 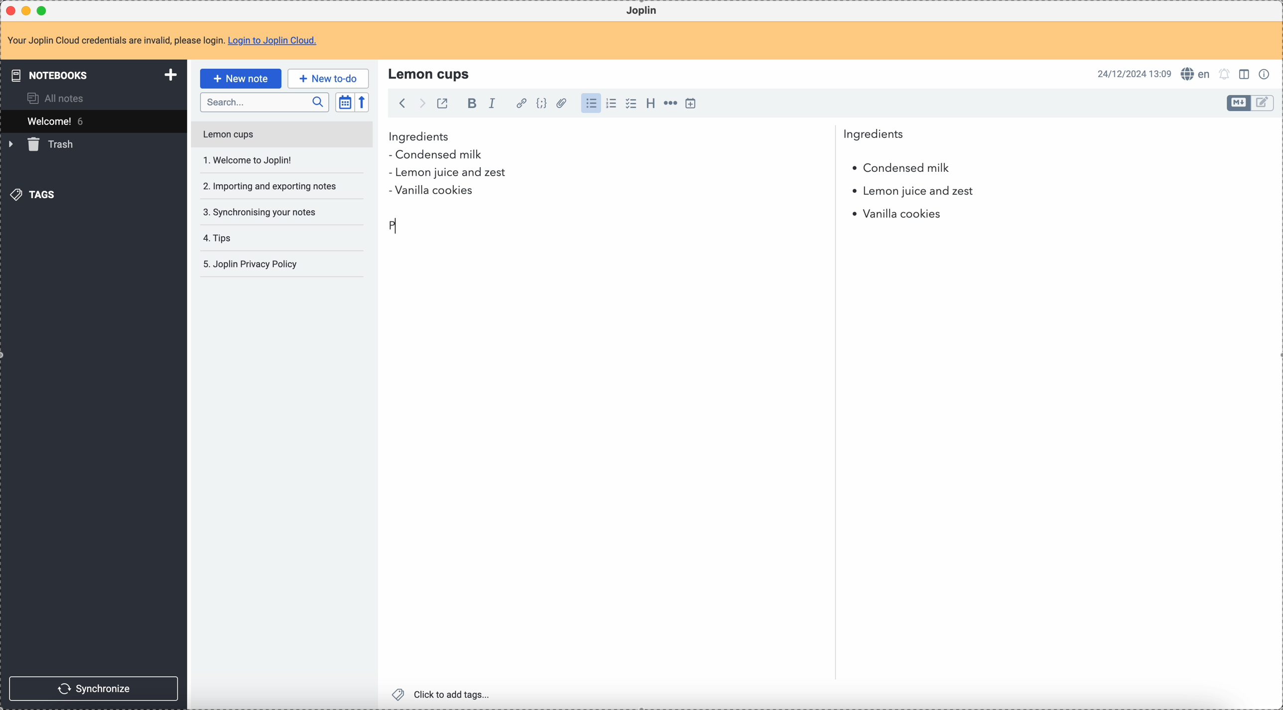 What do you see at coordinates (1135, 73) in the screenshot?
I see `date and hour` at bounding box center [1135, 73].